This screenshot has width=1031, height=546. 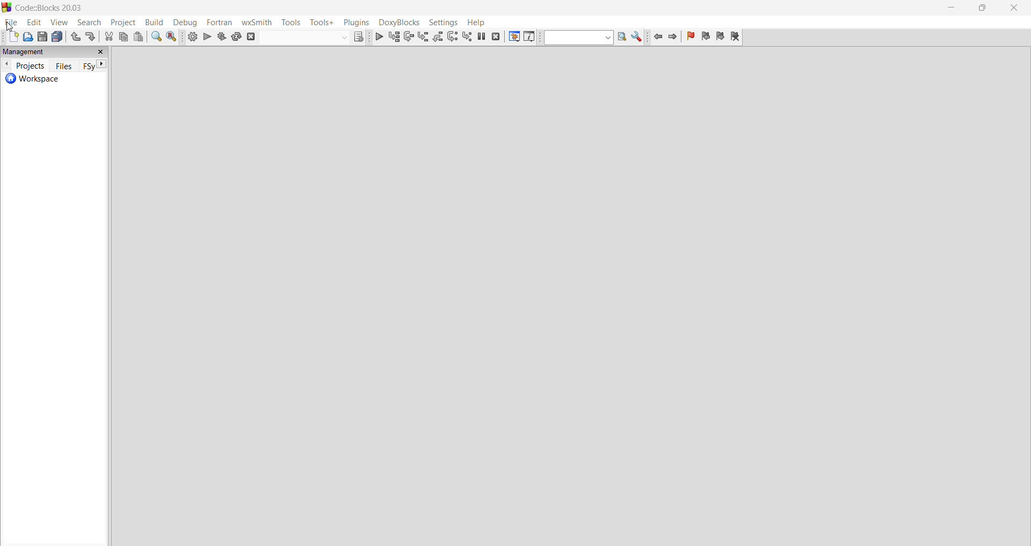 What do you see at coordinates (481, 37) in the screenshot?
I see `break debugger` at bounding box center [481, 37].